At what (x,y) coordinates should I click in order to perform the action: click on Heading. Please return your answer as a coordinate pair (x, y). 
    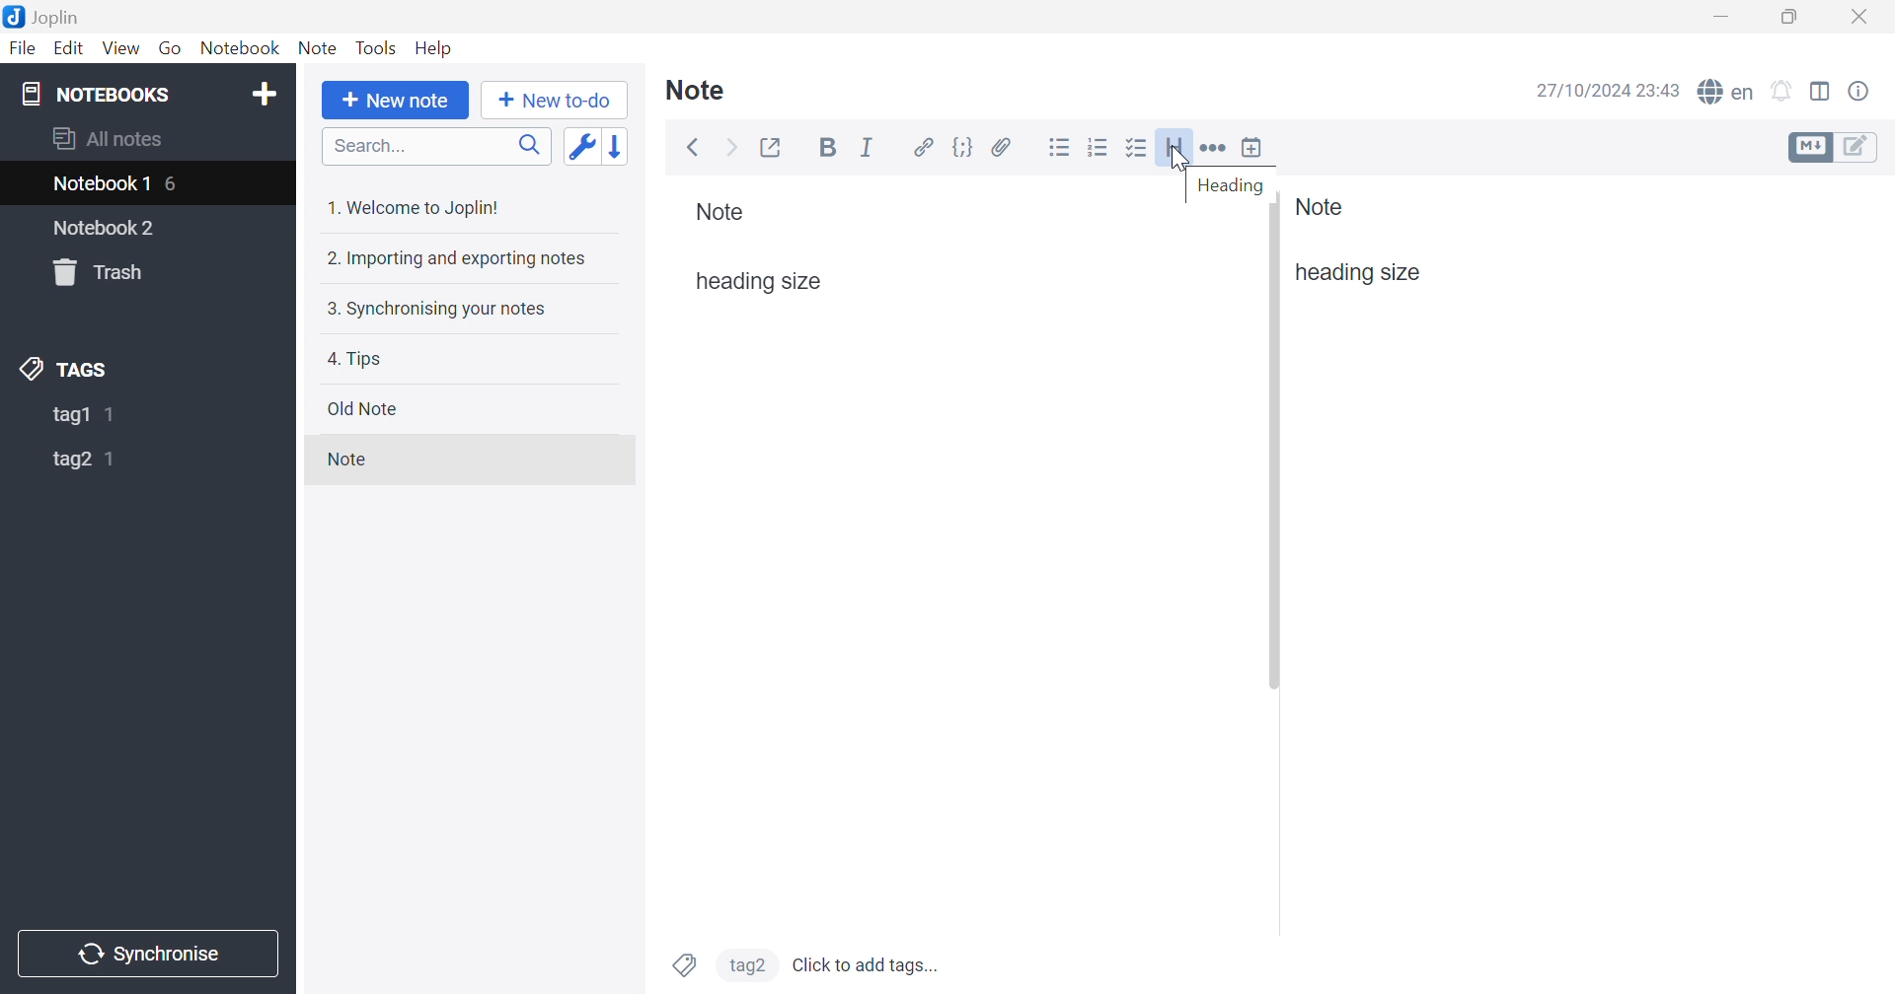
    Looking at the image, I should click on (1230, 187).